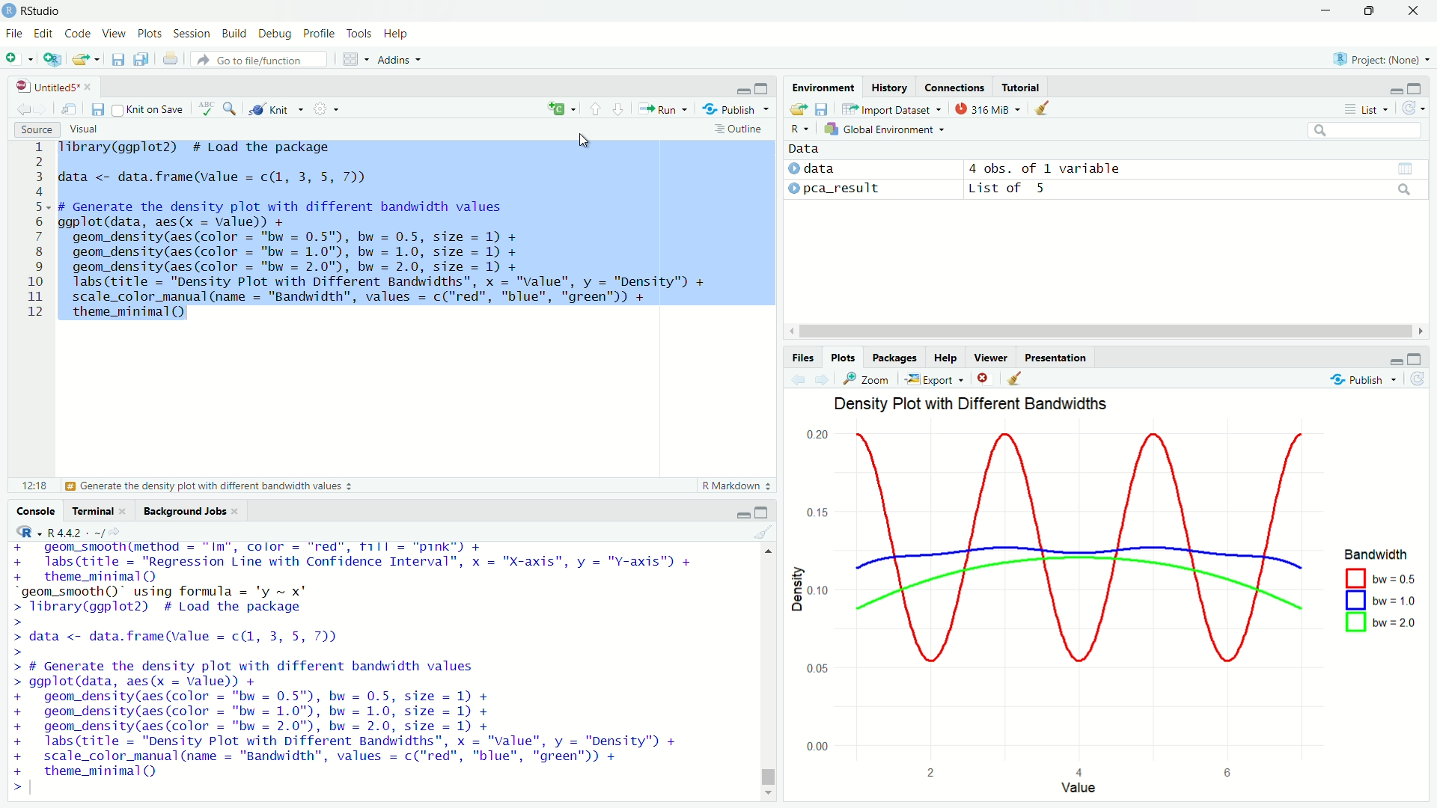  What do you see at coordinates (974, 405) in the screenshot?
I see `Density Plot with Different Bandwidths` at bounding box center [974, 405].